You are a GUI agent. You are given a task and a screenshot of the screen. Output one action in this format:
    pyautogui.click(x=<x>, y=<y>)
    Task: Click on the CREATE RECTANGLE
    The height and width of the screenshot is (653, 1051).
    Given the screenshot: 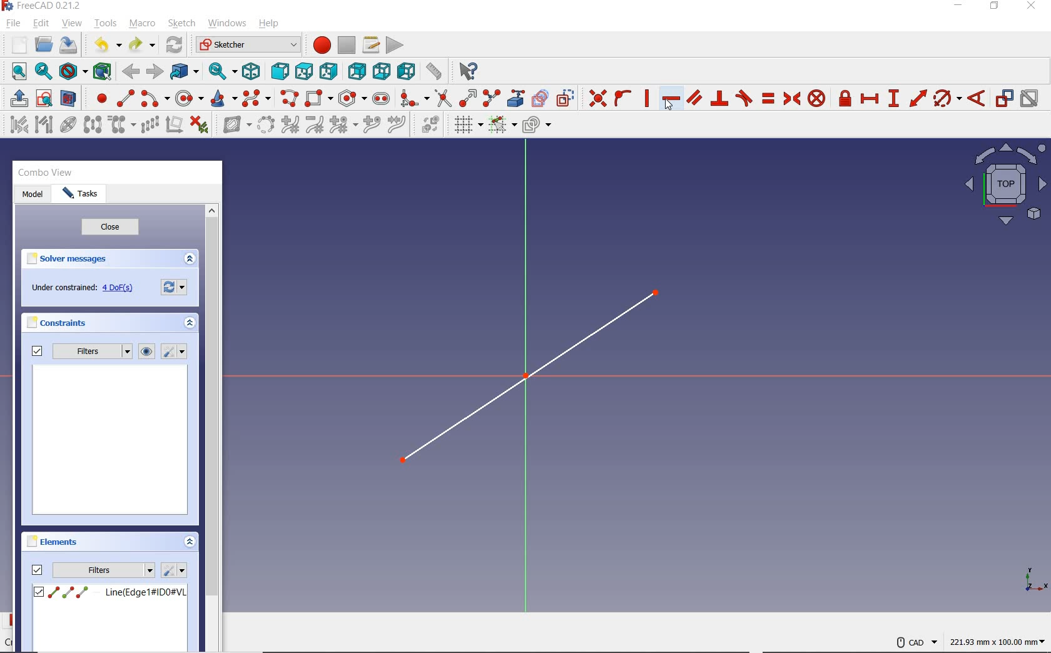 What is the action you would take?
    pyautogui.click(x=318, y=98)
    